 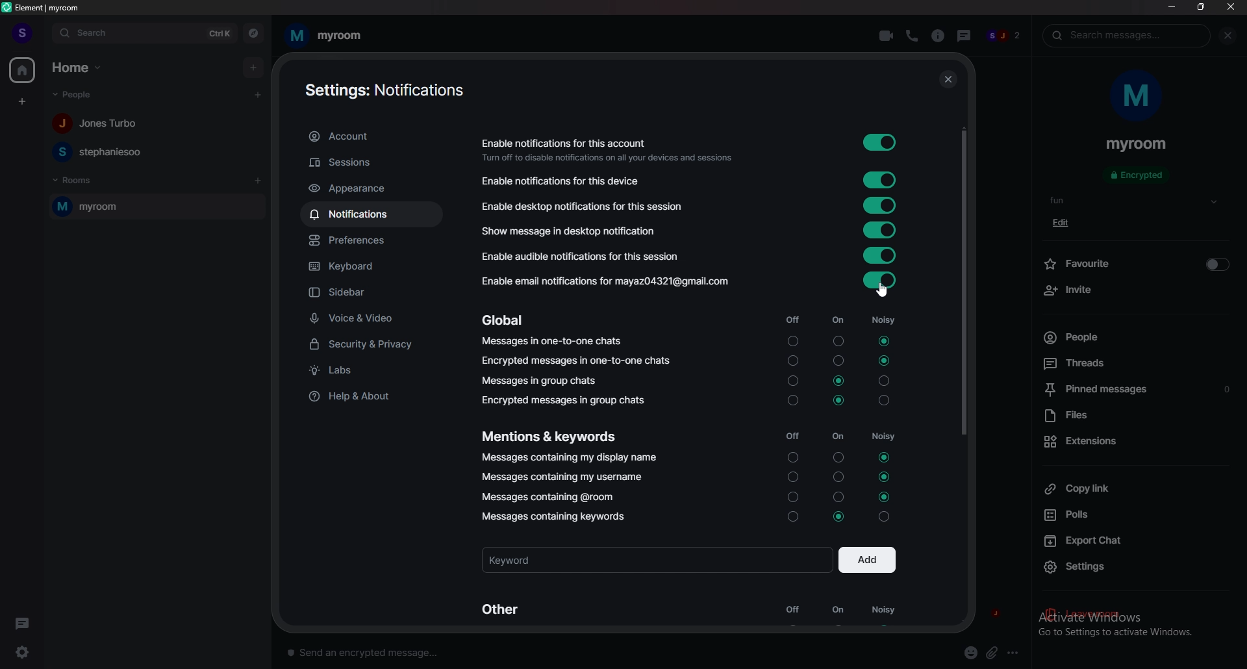 What do you see at coordinates (555, 516) in the screenshot?
I see `messages containing keyword` at bounding box center [555, 516].